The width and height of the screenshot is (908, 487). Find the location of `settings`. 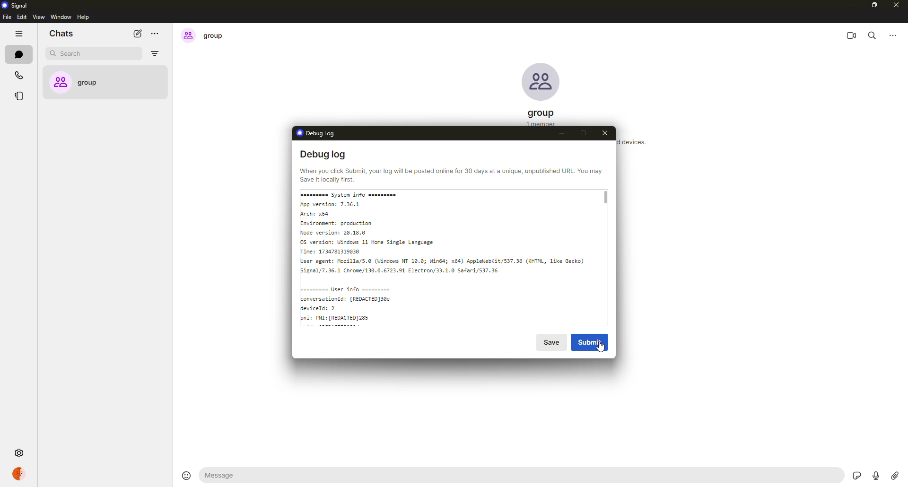

settings is located at coordinates (18, 453).